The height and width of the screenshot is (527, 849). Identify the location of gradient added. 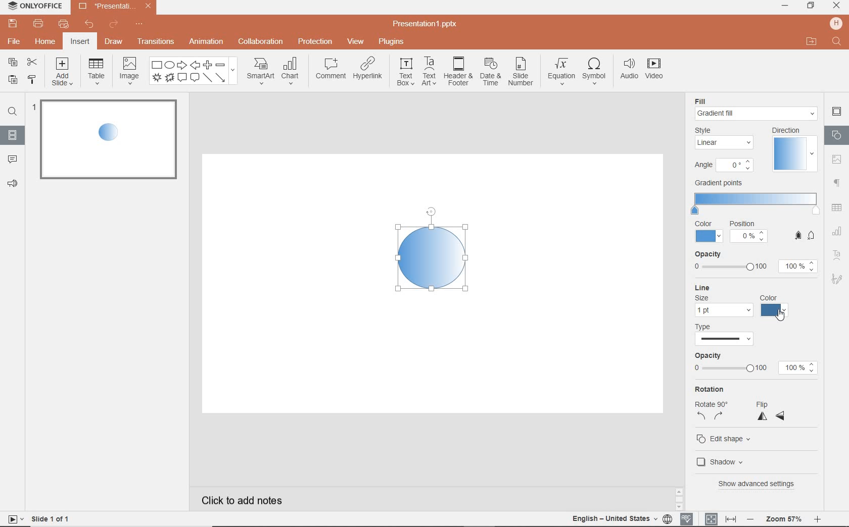
(112, 135).